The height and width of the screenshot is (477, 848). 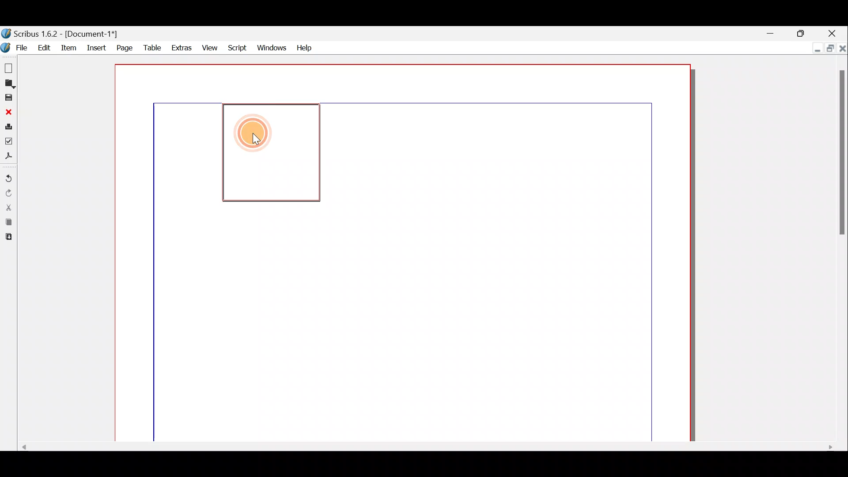 What do you see at coordinates (8, 128) in the screenshot?
I see `Print` at bounding box center [8, 128].